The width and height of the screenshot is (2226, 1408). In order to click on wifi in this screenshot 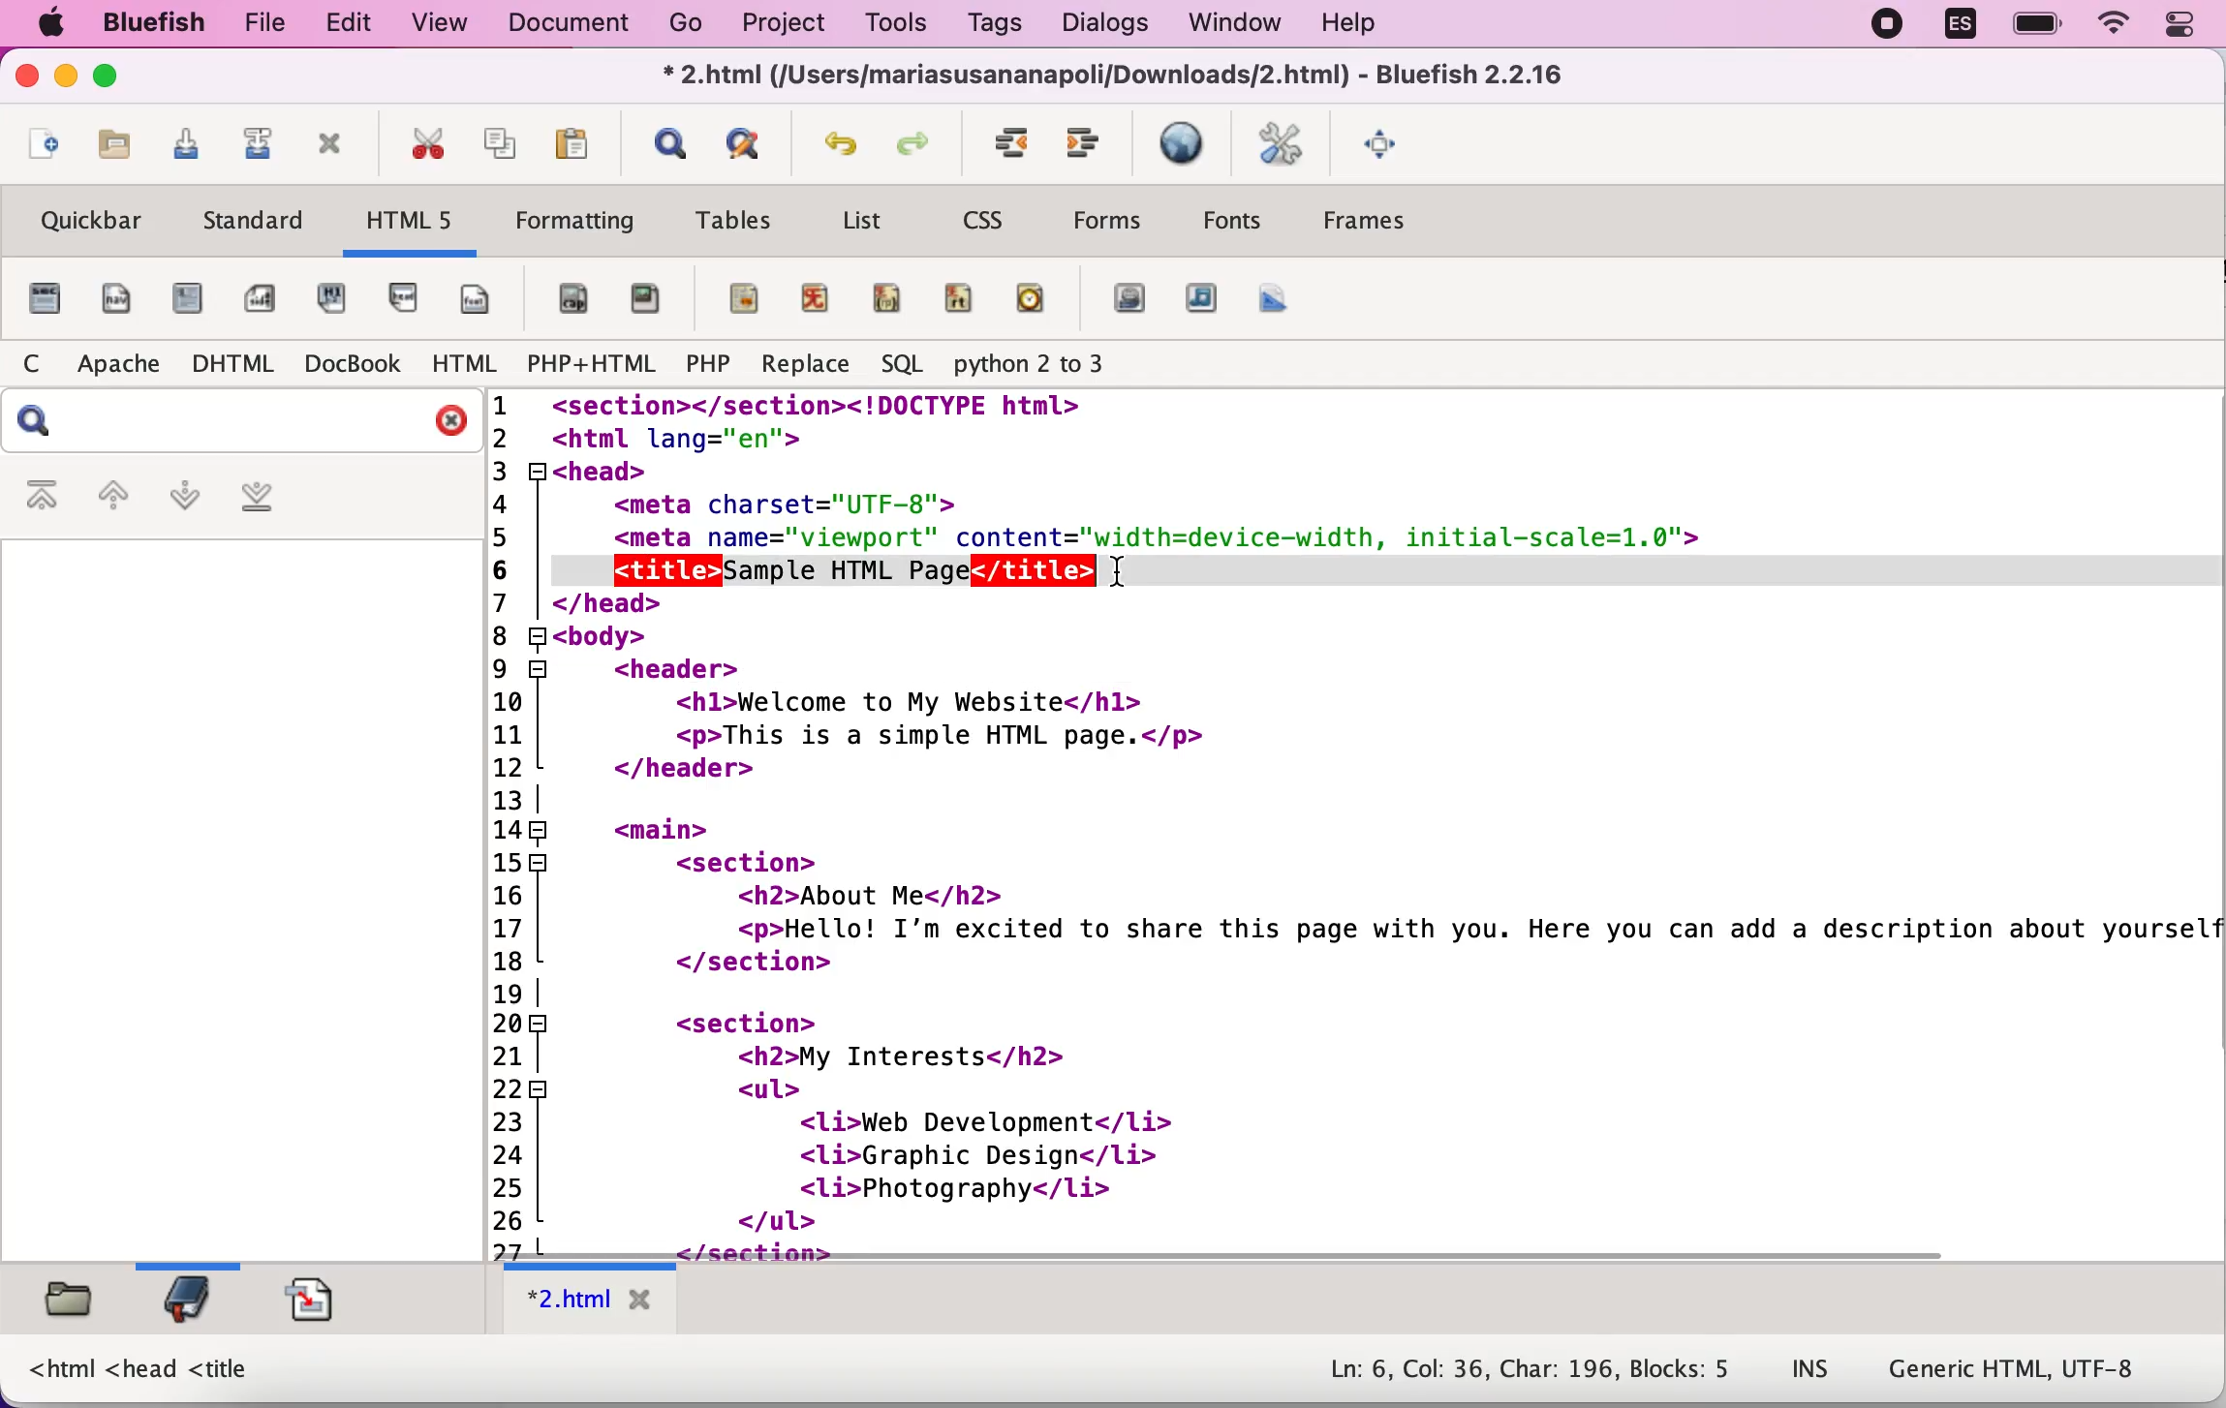, I will do `click(2112, 24)`.